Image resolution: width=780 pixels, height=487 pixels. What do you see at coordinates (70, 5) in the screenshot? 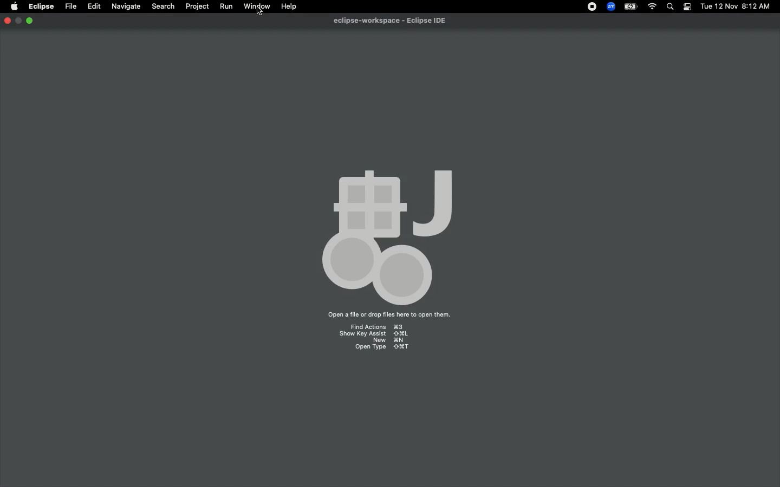
I see `File` at bounding box center [70, 5].